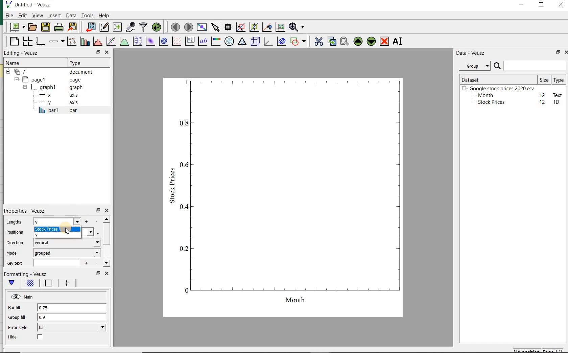  I want to click on Tools, so click(87, 16).